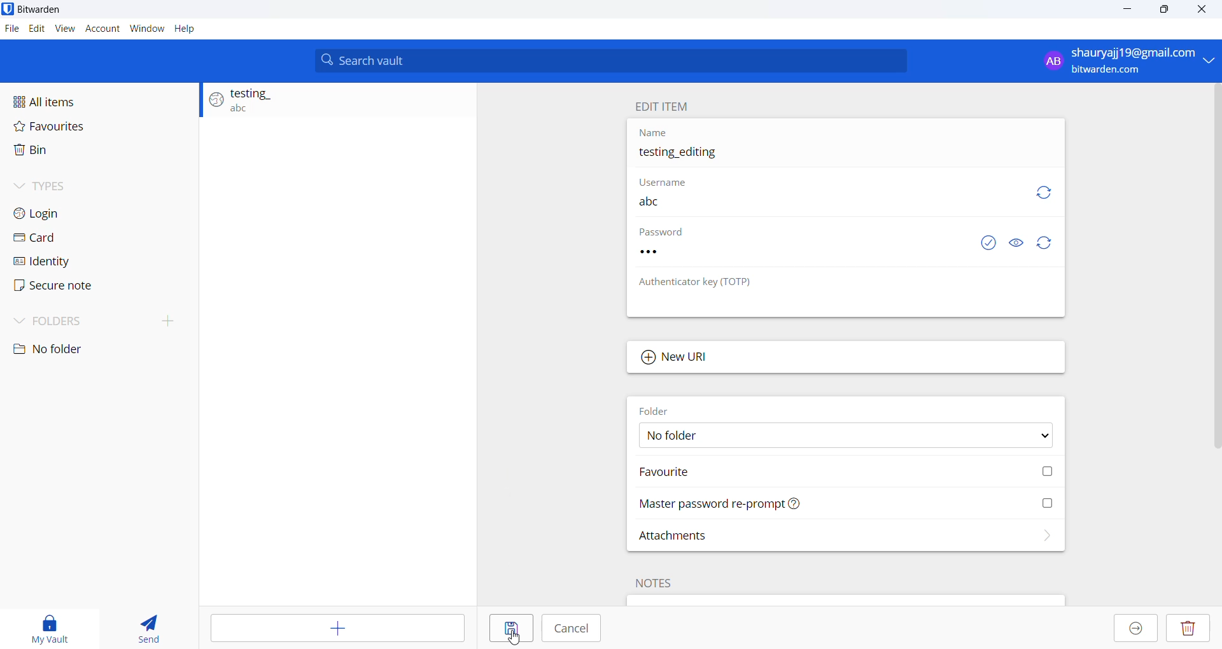 The width and height of the screenshot is (1222, 649). I want to click on Identity, so click(79, 260).